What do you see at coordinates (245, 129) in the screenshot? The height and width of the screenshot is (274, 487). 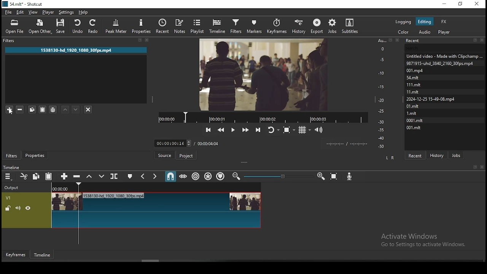 I see `play quickly forwards` at bounding box center [245, 129].